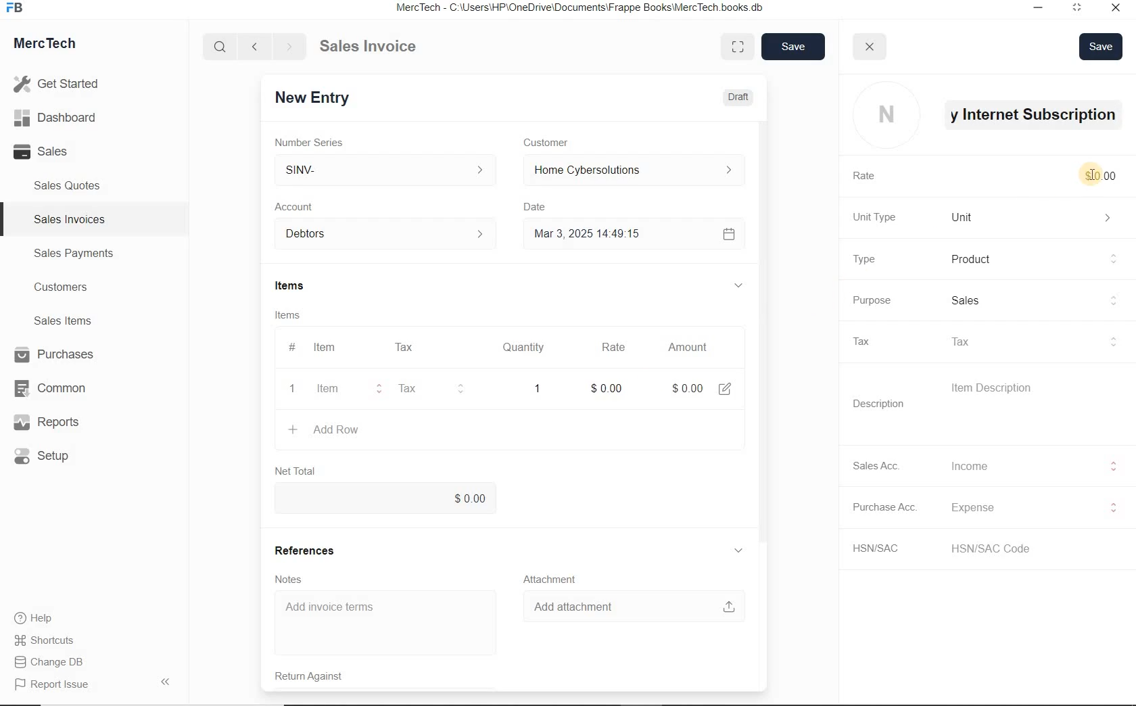  I want to click on New Entry, so click(316, 97).